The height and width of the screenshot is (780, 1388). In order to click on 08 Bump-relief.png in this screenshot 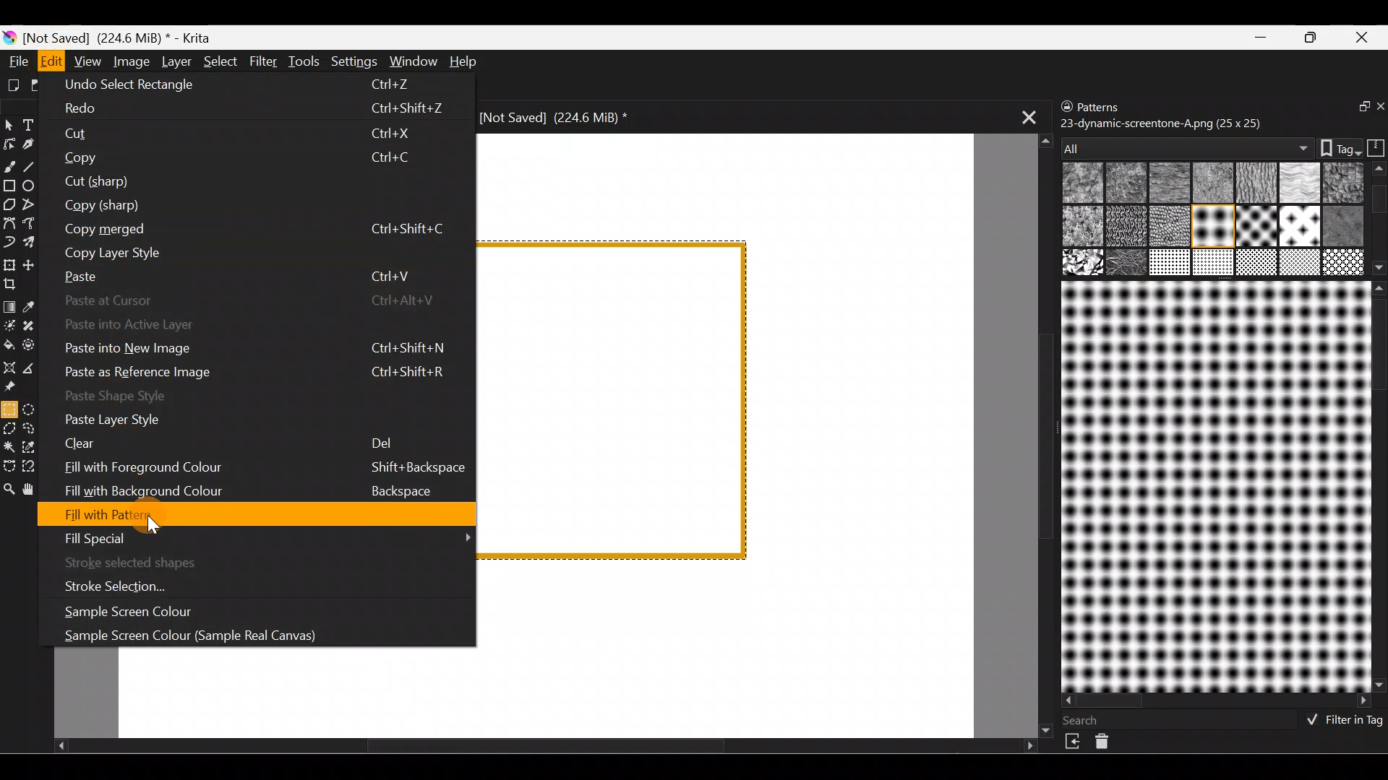, I will do `click(1086, 227)`.